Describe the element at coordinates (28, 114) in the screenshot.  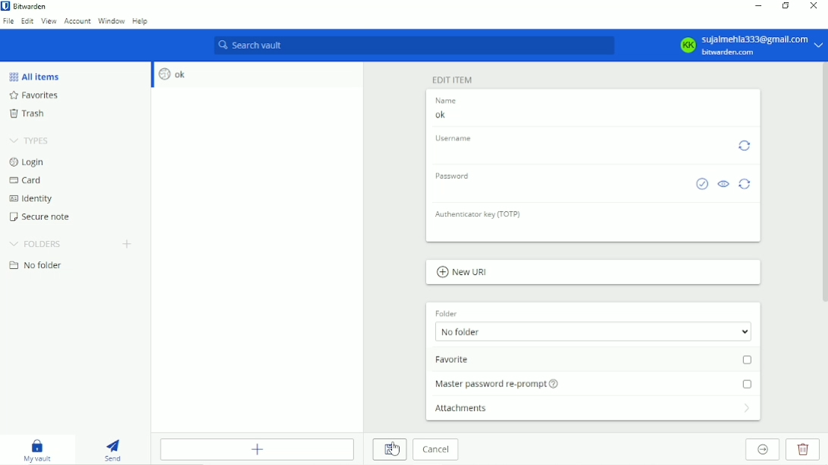
I see `Trash` at that location.